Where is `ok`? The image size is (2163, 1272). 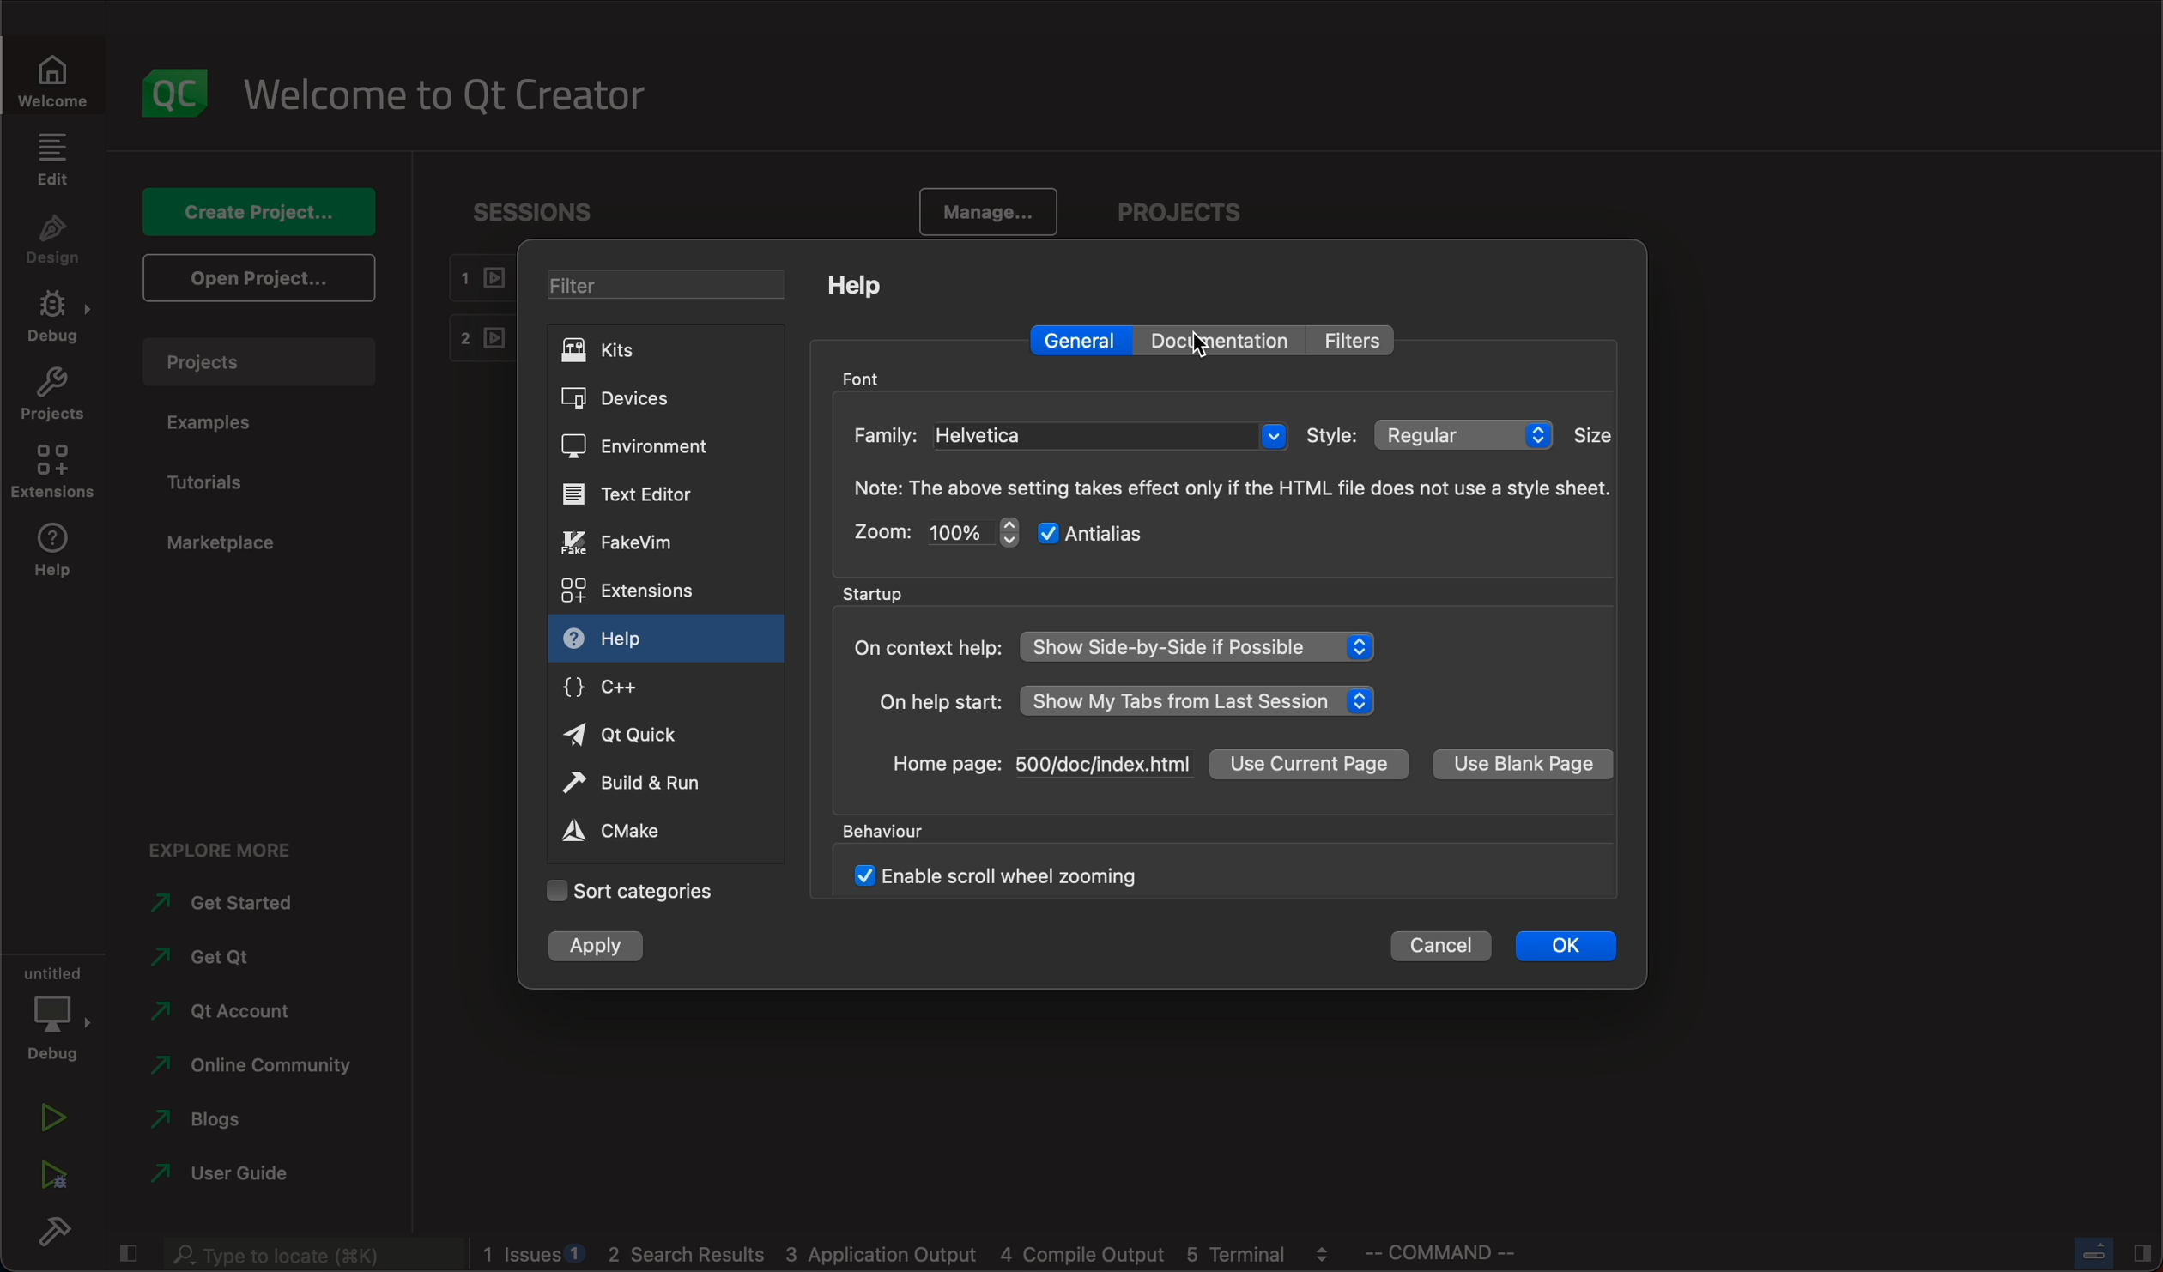 ok is located at coordinates (1564, 946).